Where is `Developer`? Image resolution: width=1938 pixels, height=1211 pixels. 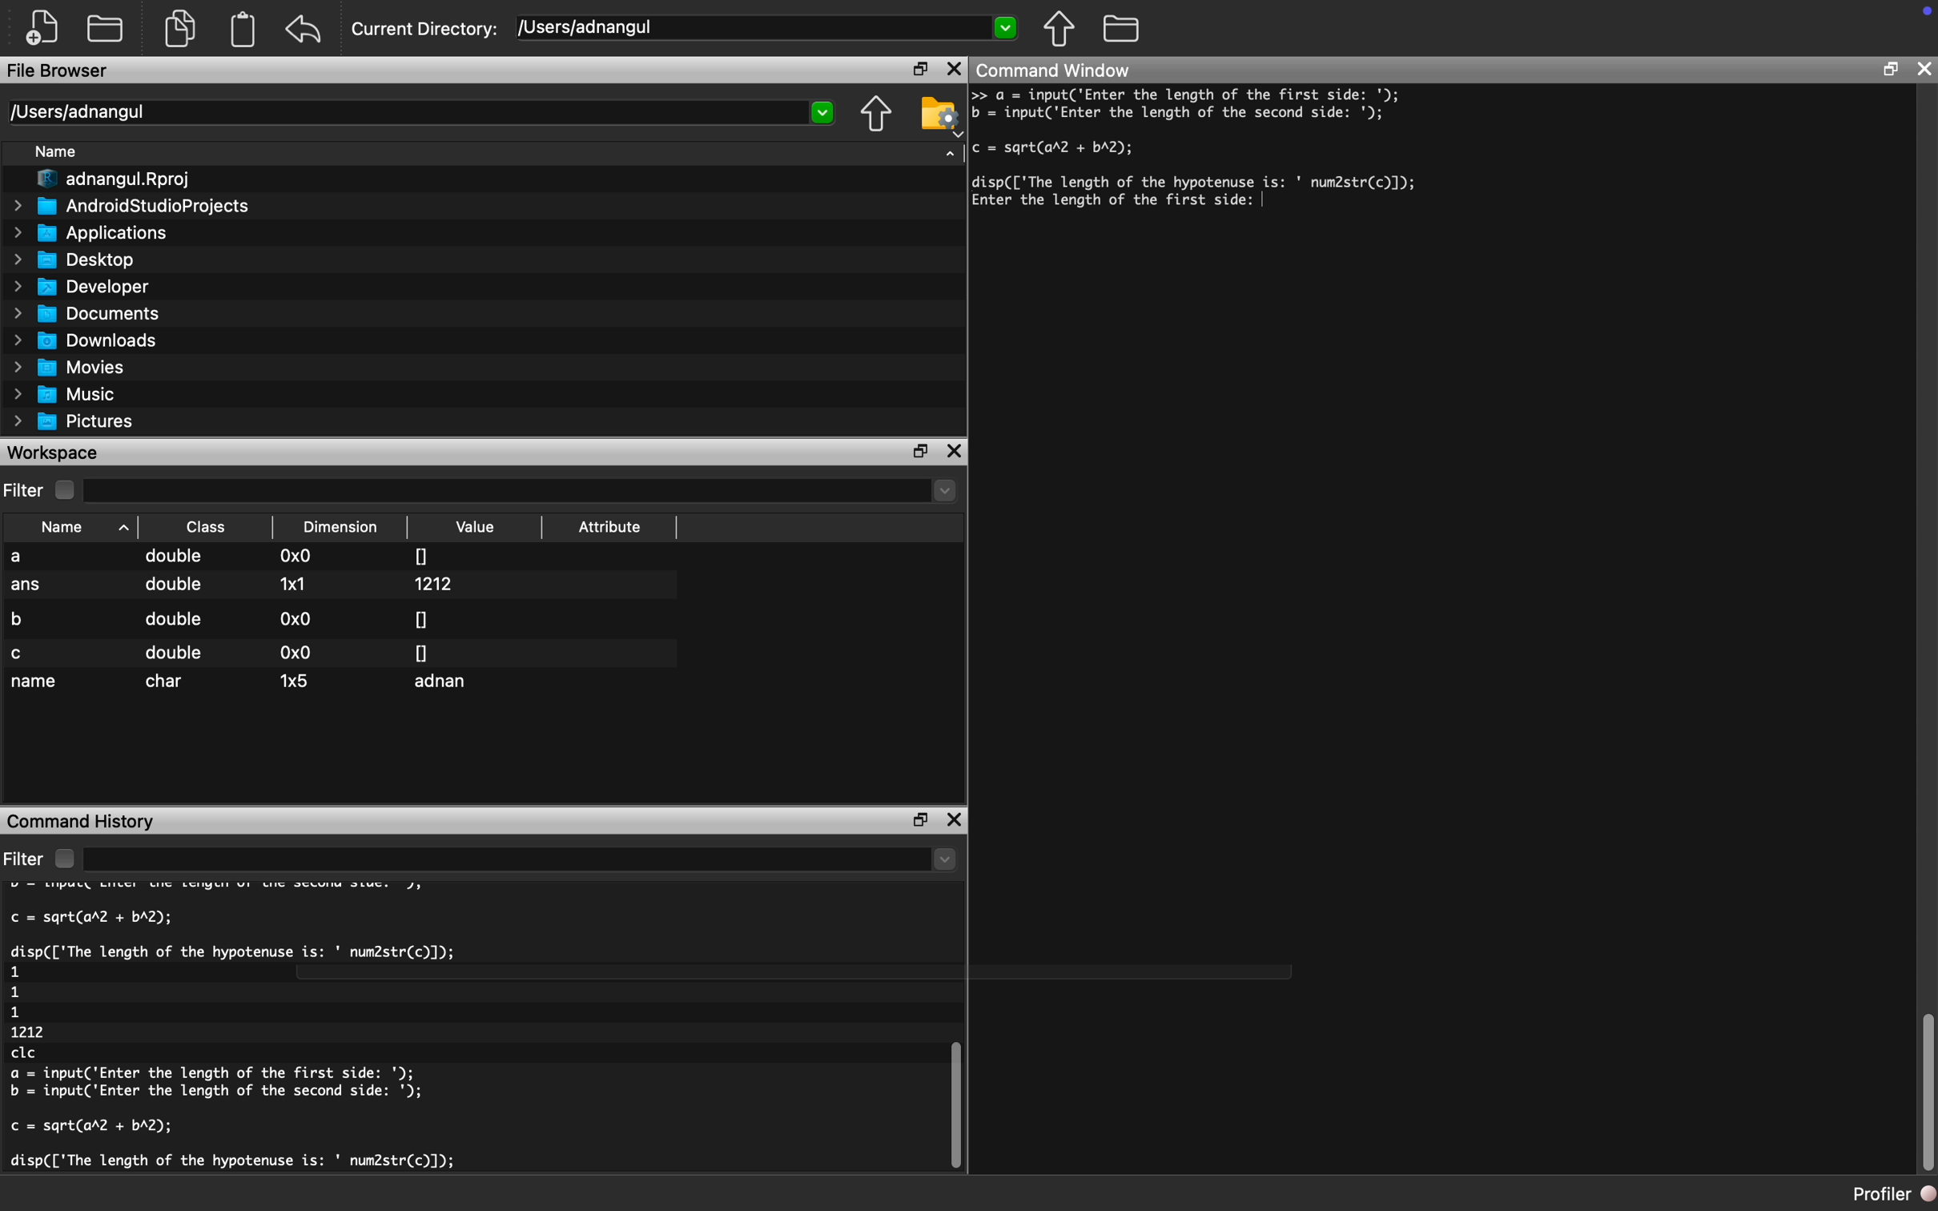 Developer is located at coordinates (88, 286).